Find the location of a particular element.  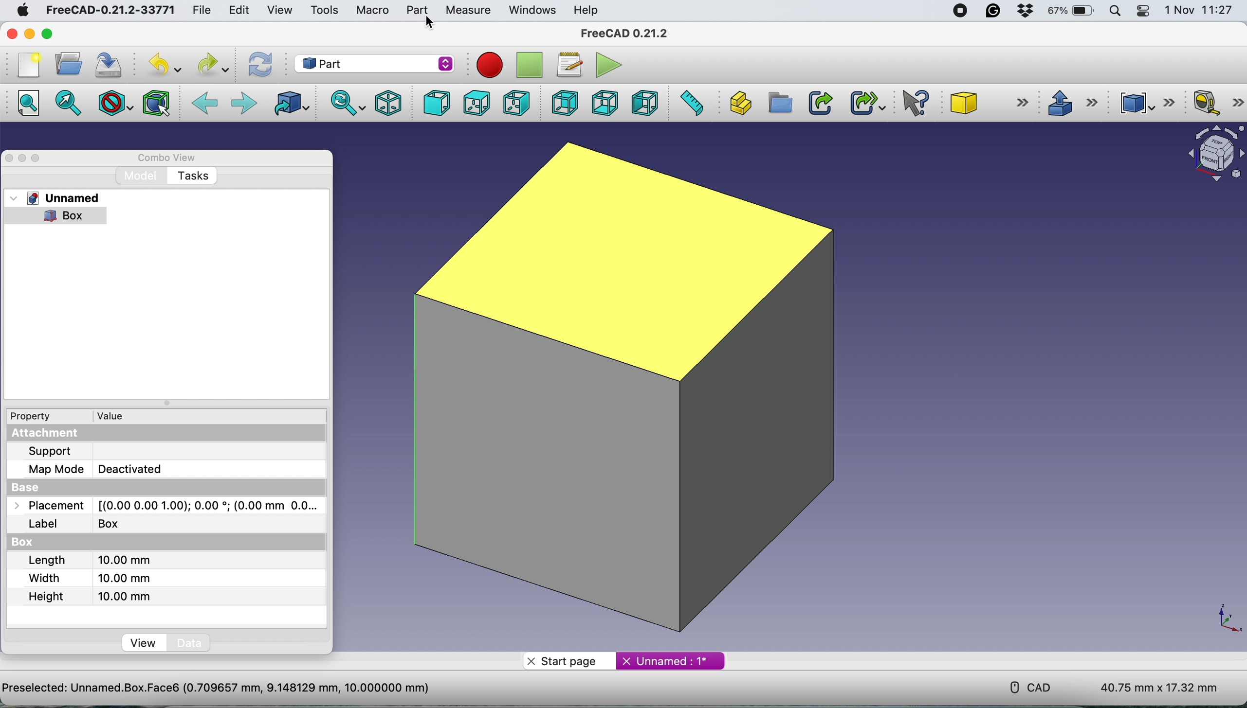

measure distance is located at coordinates (692, 103).